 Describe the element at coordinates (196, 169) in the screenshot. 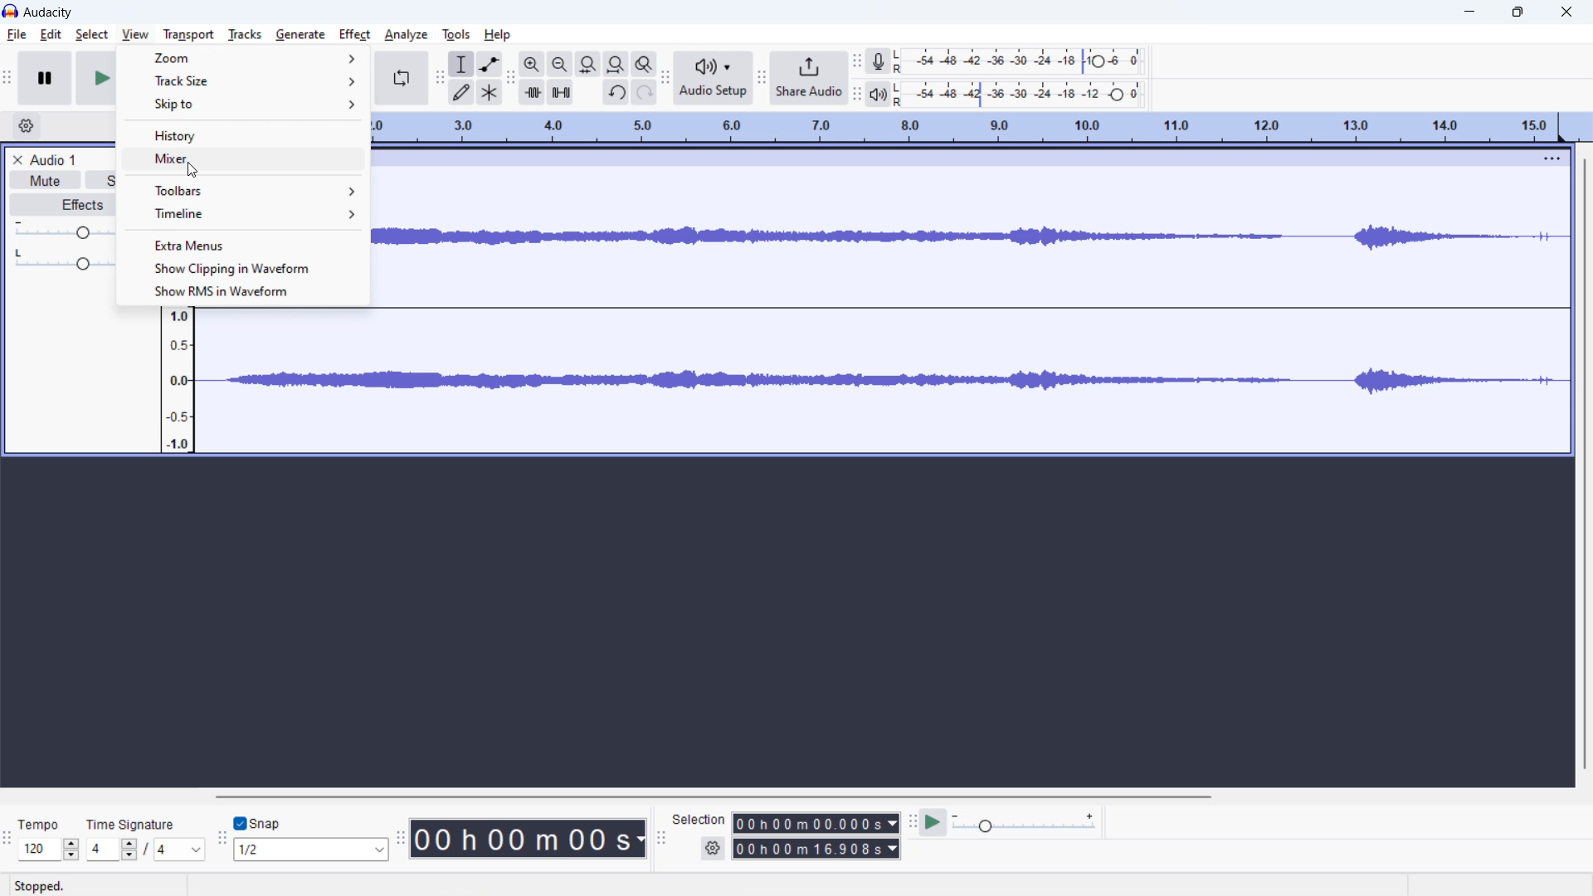

I see `cursor` at that location.